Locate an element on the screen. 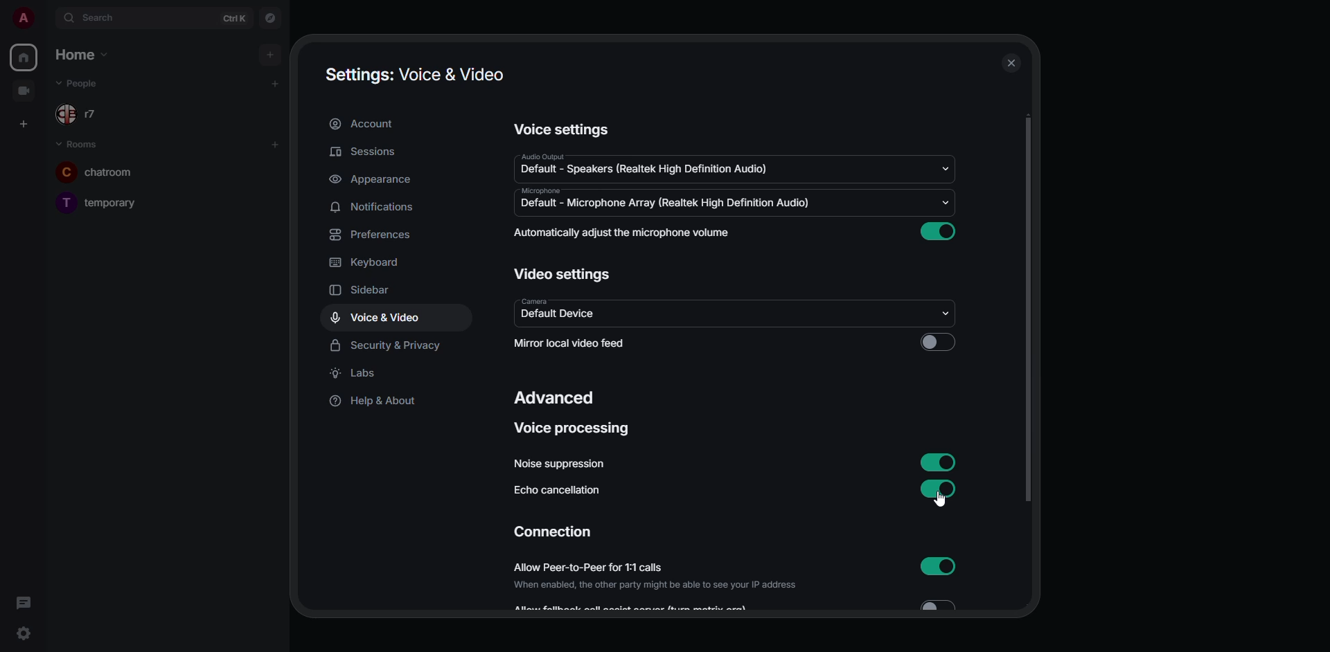  close is located at coordinates (1012, 63).